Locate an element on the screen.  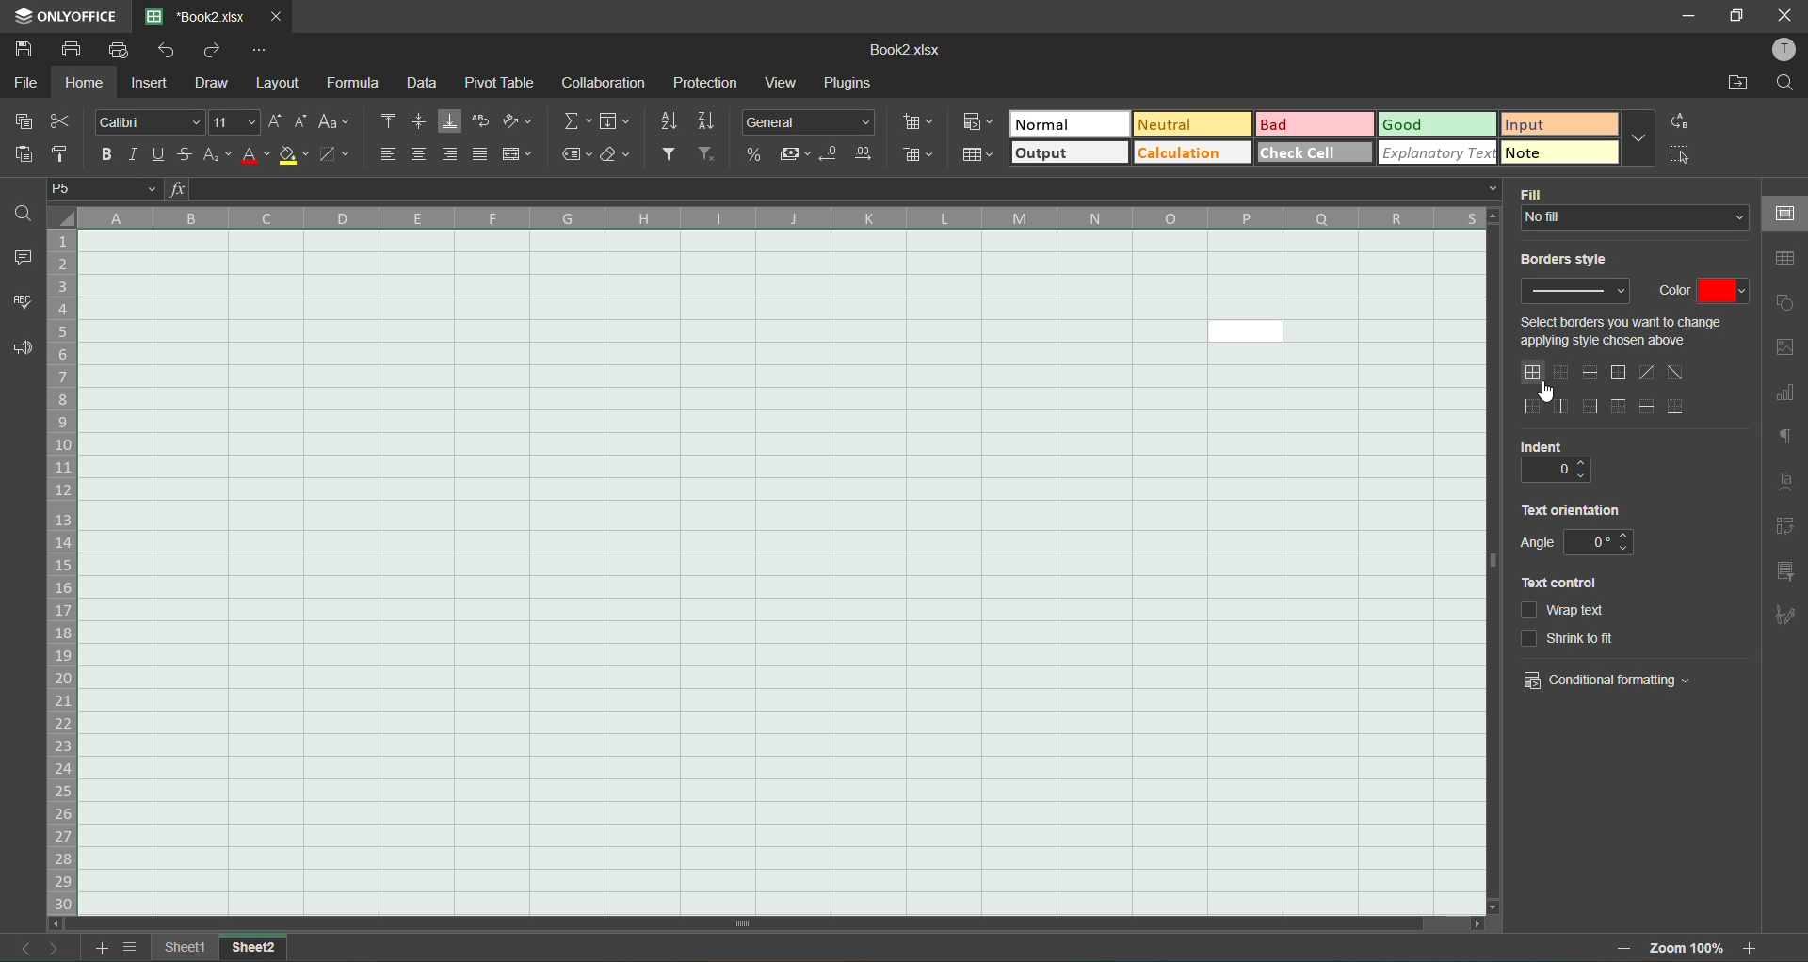
align left is located at coordinates (385, 158).